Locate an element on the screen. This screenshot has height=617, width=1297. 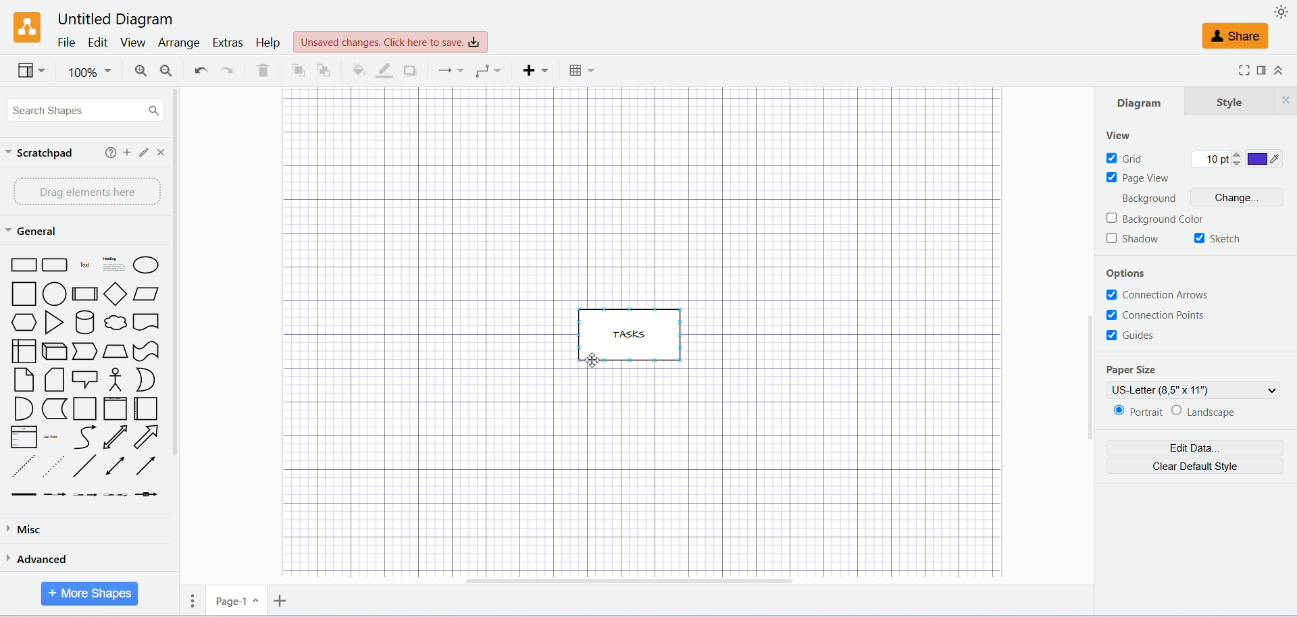
Connector with 3 label is located at coordinates (115, 495).